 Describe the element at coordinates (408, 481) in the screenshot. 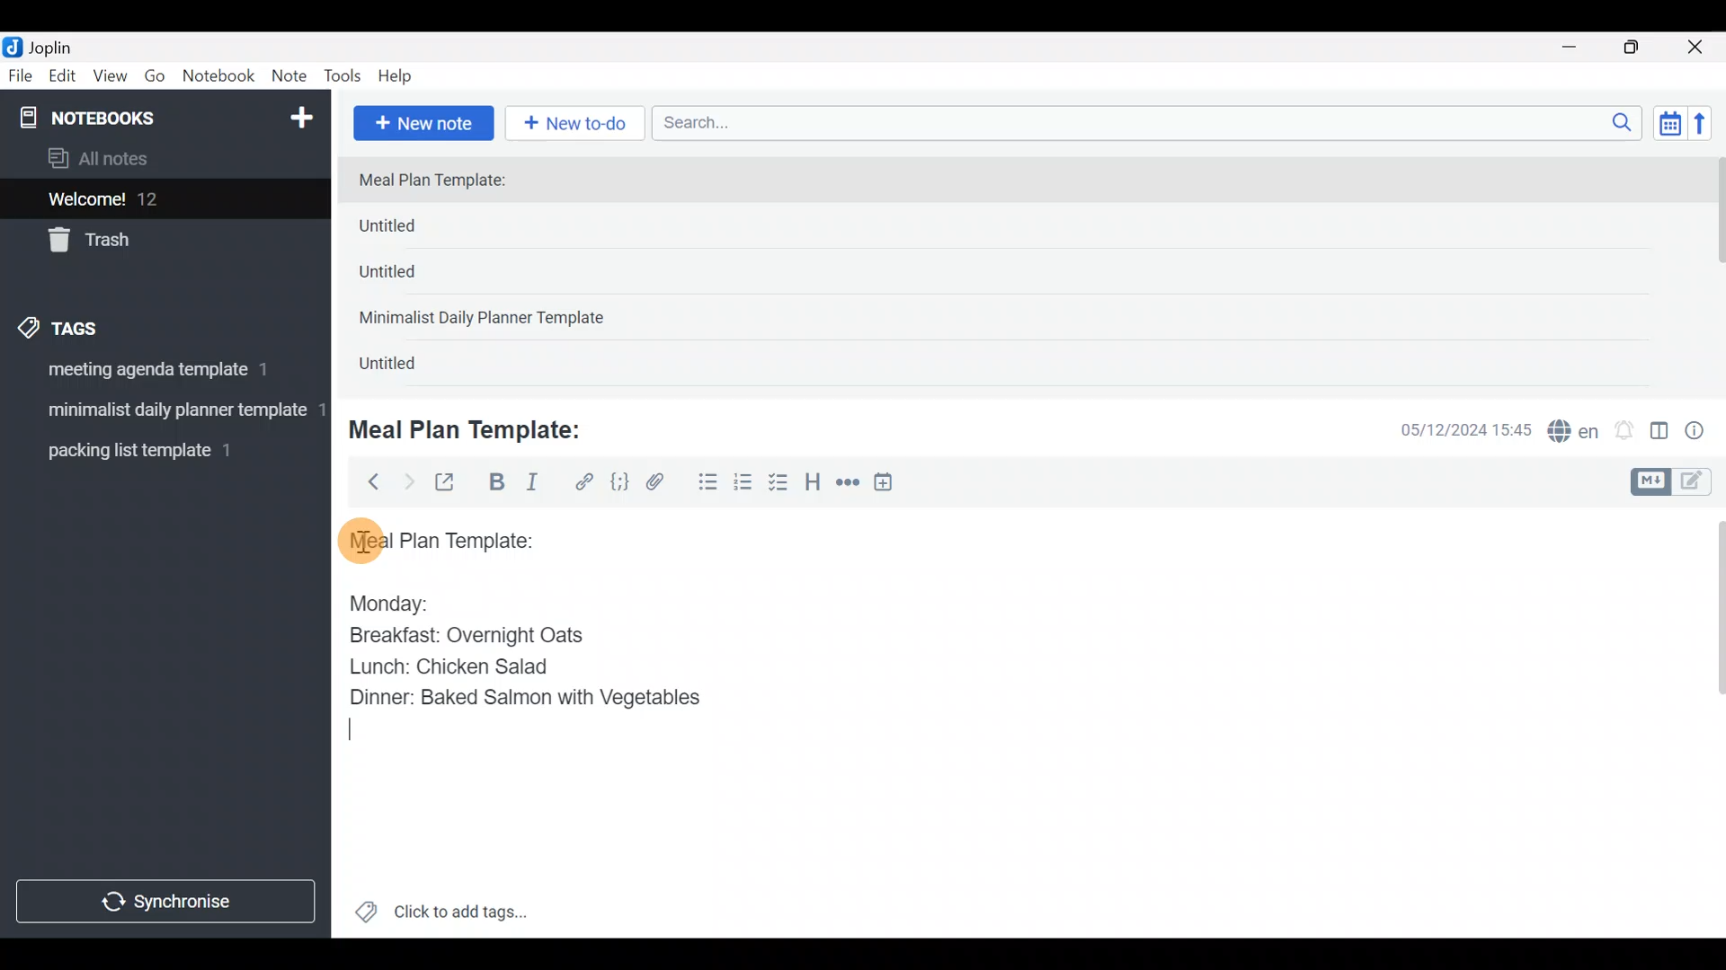

I see `Forward` at that location.